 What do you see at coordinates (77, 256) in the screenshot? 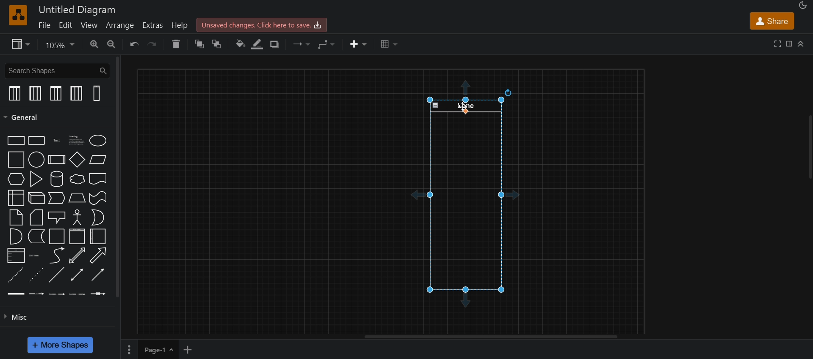
I see `bidirectional arrow` at bounding box center [77, 256].